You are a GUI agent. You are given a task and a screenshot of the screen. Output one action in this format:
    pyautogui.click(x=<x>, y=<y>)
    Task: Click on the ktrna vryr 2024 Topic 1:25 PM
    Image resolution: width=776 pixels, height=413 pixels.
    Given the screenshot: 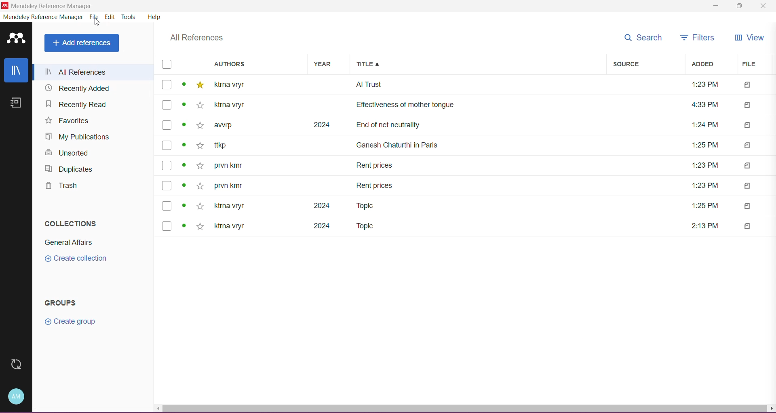 What is the action you would take?
    pyautogui.click(x=467, y=206)
    